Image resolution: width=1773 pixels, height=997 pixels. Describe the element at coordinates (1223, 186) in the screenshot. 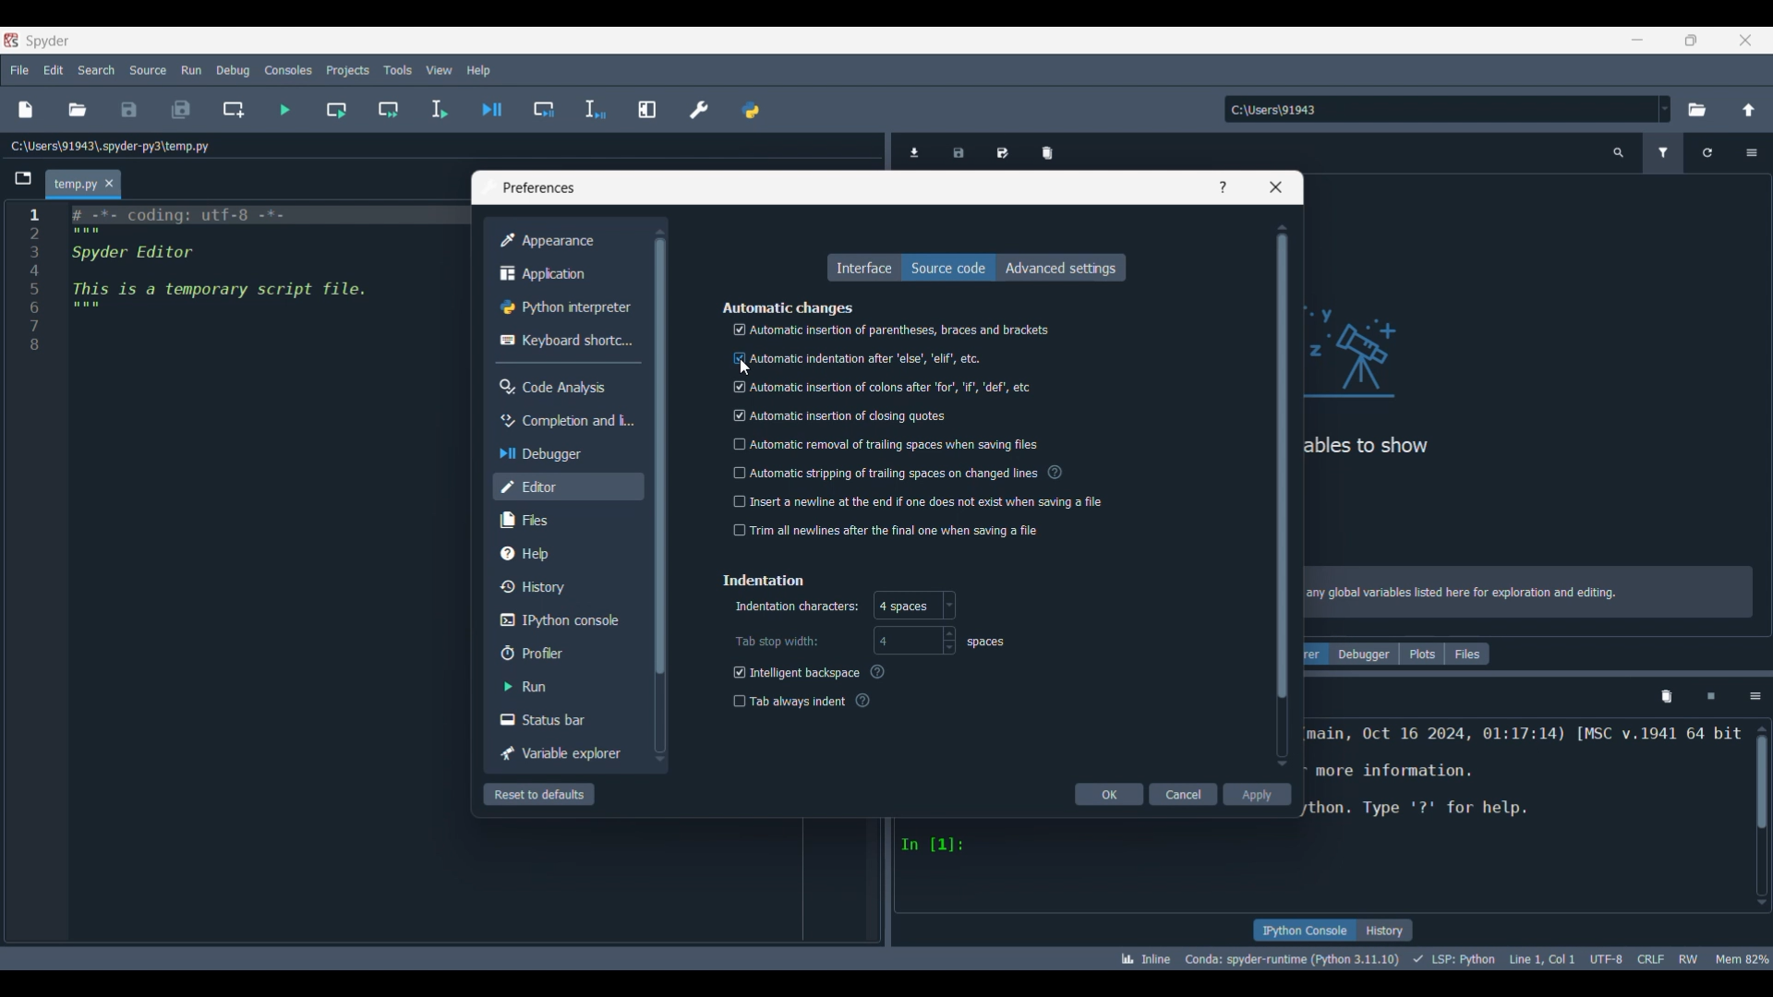

I see `Help` at that location.